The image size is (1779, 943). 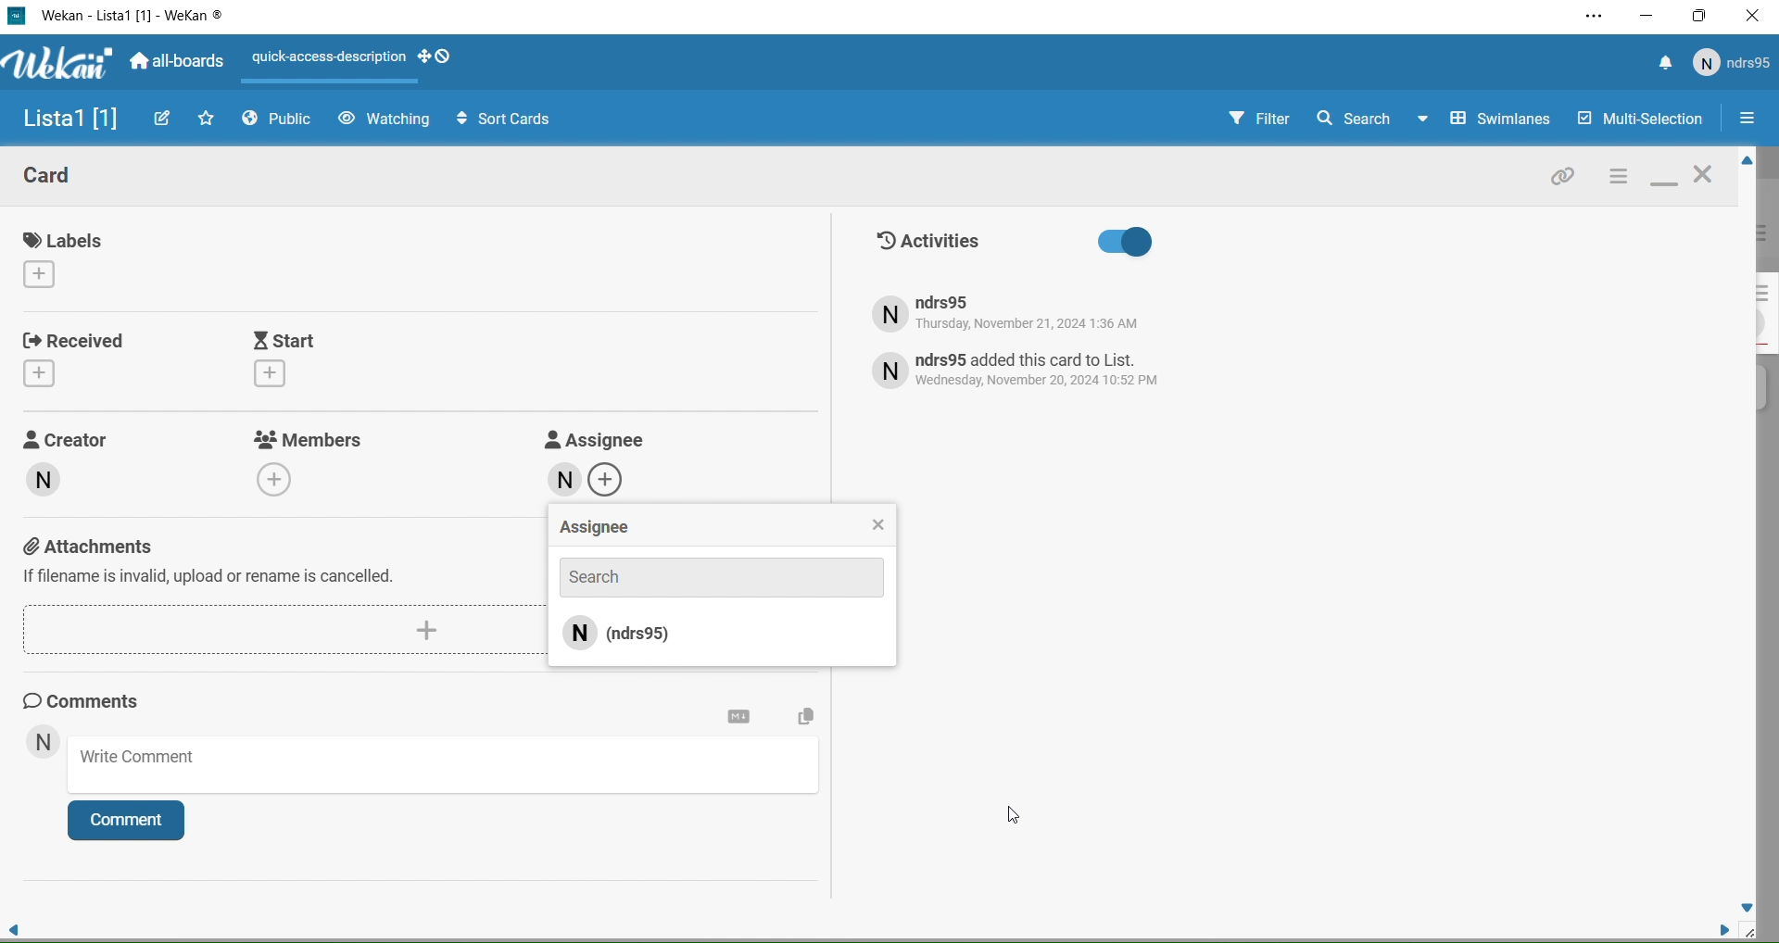 What do you see at coordinates (721, 575) in the screenshot?
I see `Search` at bounding box center [721, 575].